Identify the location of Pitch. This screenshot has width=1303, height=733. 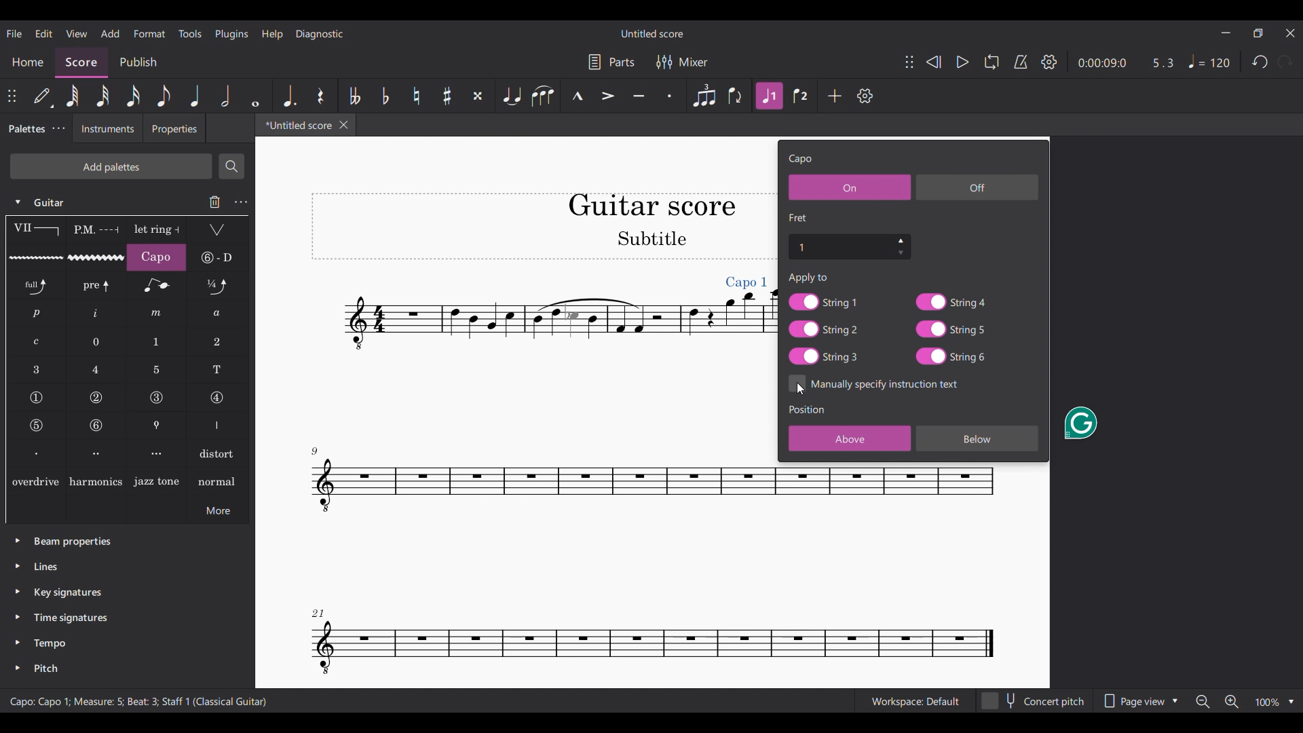
(45, 669).